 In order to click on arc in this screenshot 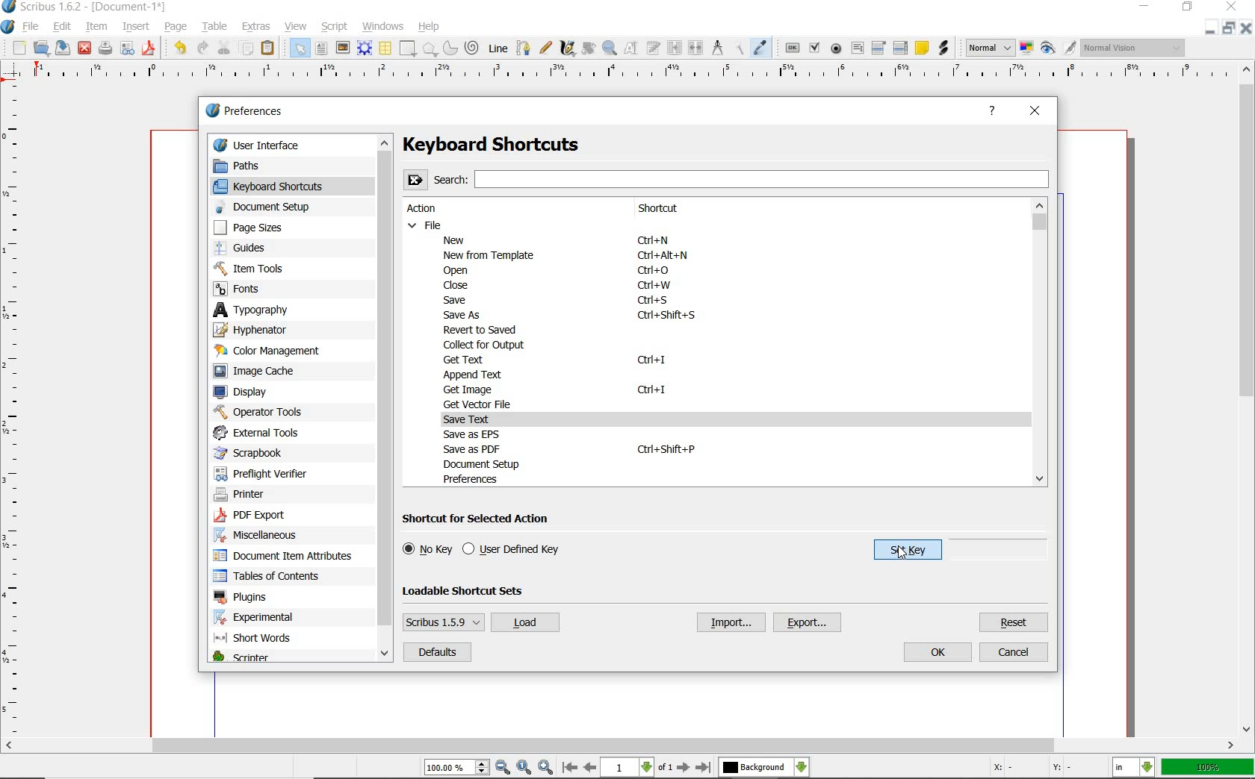, I will do `click(449, 49)`.